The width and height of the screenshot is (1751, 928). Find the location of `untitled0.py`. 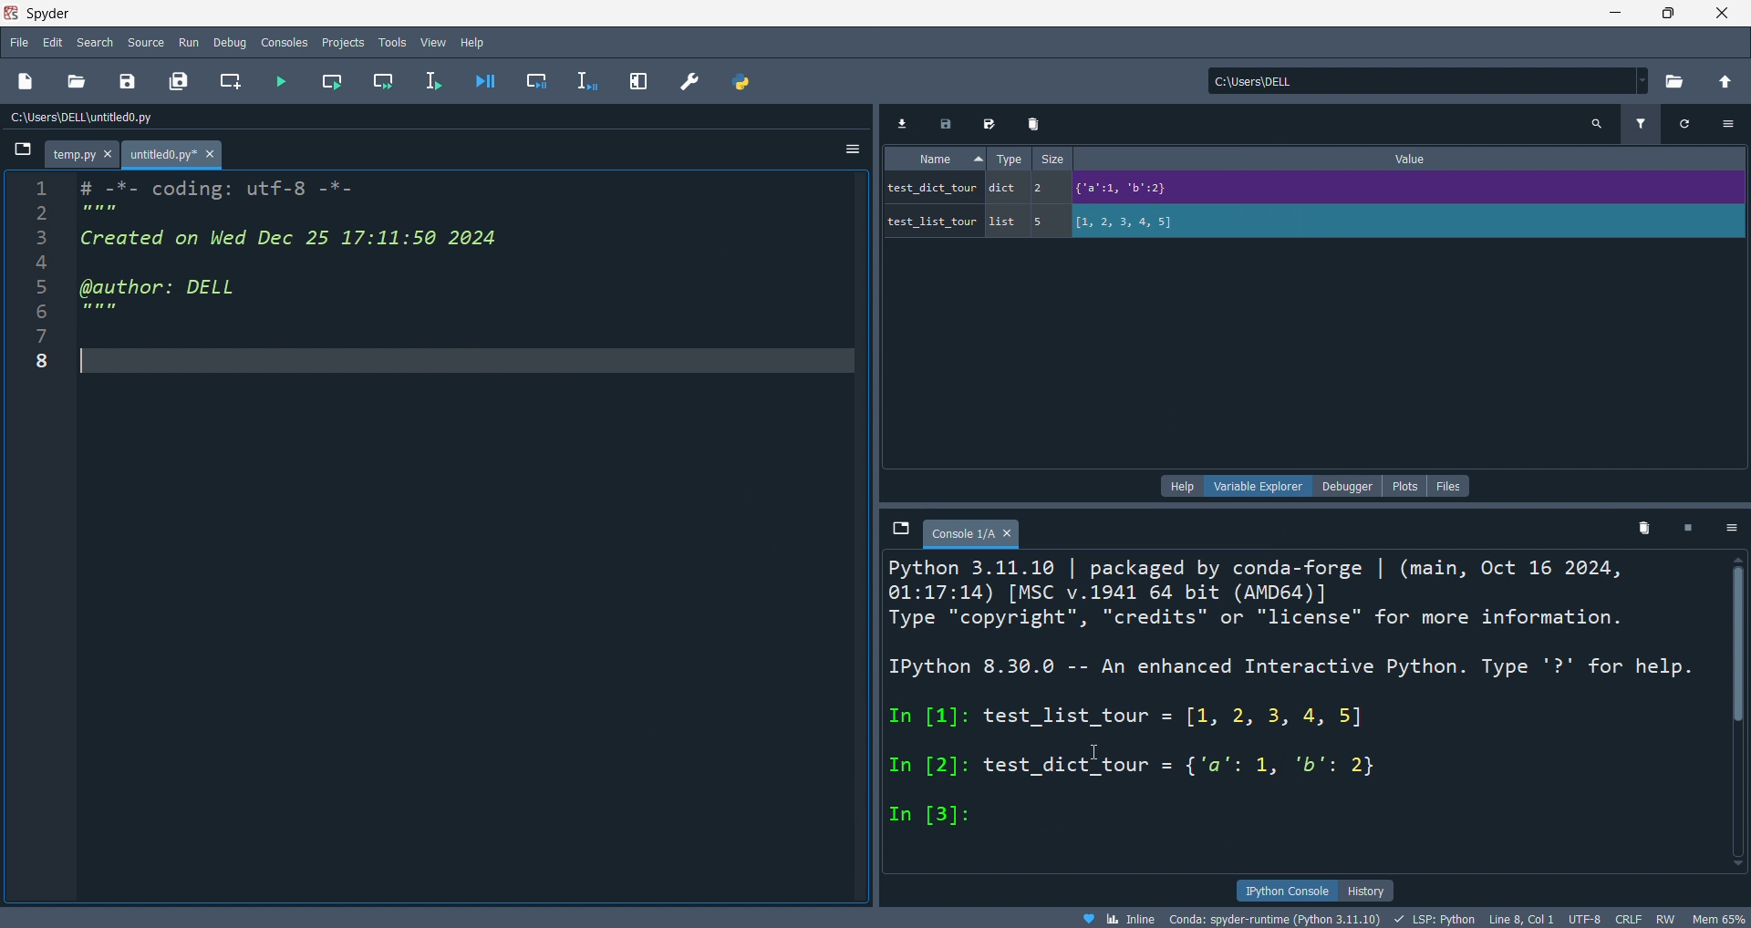

untitled0.py is located at coordinates (179, 154).